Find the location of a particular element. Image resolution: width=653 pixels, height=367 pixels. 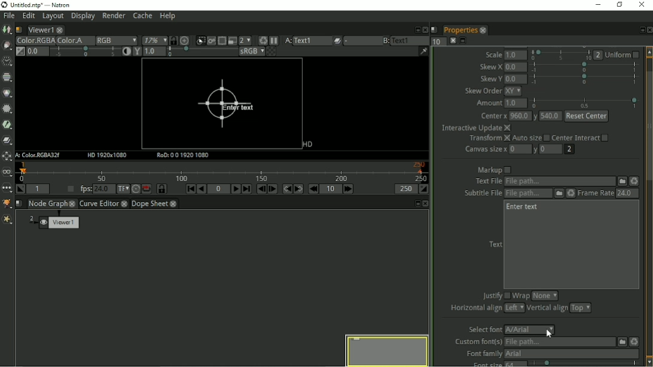

Maximum number of panels is located at coordinates (438, 41).